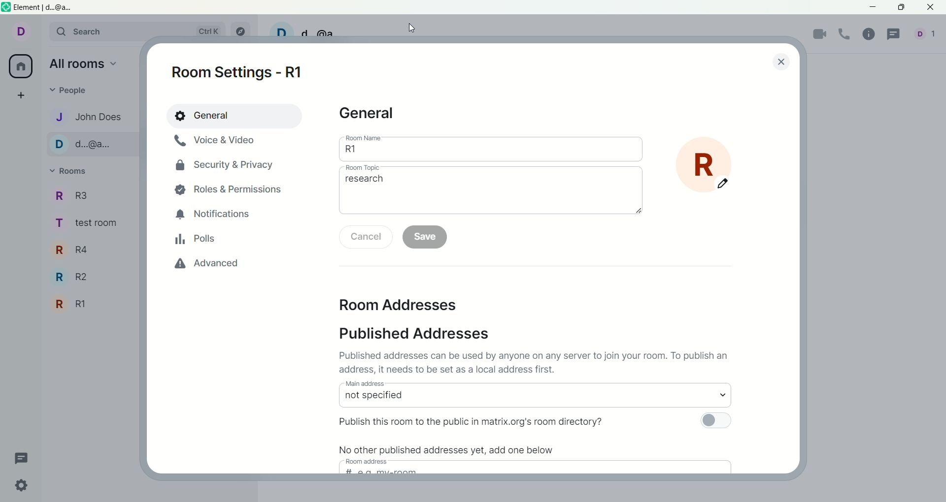 Image resolution: width=946 pixels, height=502 pixels. What do you see at coordinates (200, 242) in the screenshot?
I see `polls` at bounding box center [200, 242].